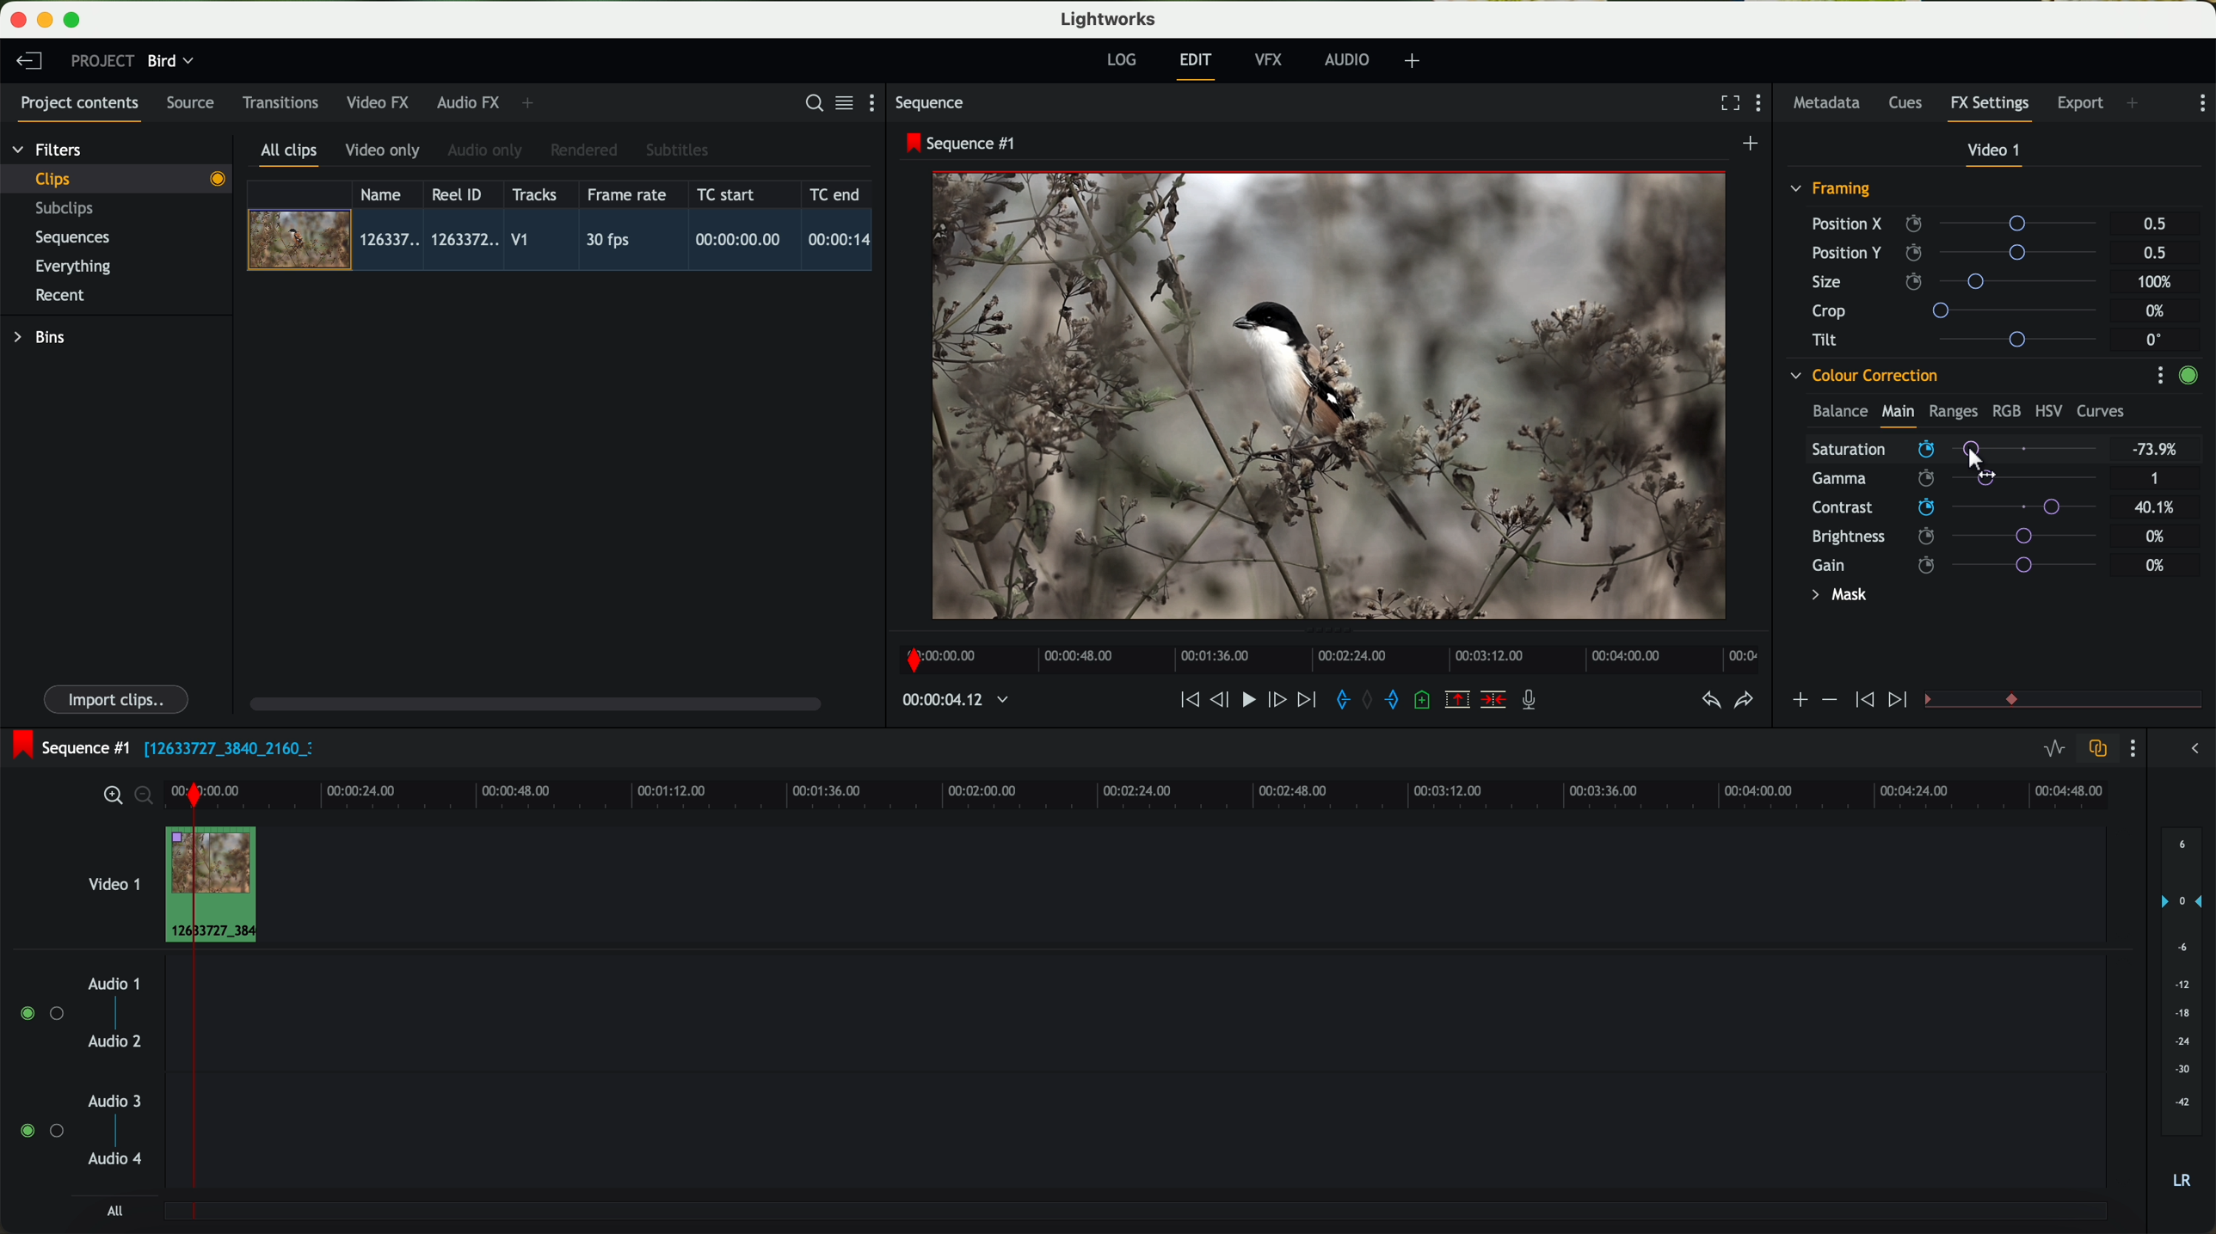  What do you see at coordinates (219, 886) in the screenshot?
I see `drag video to video track 1` at bounding box center [219, 886].